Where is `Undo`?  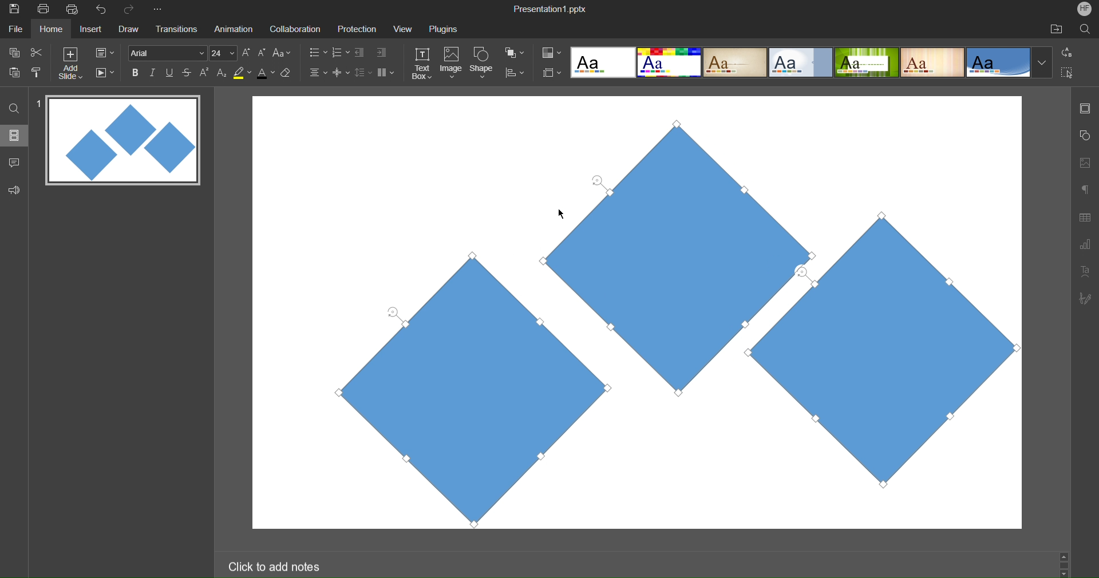
Undo is located at coordinates (104, 10).